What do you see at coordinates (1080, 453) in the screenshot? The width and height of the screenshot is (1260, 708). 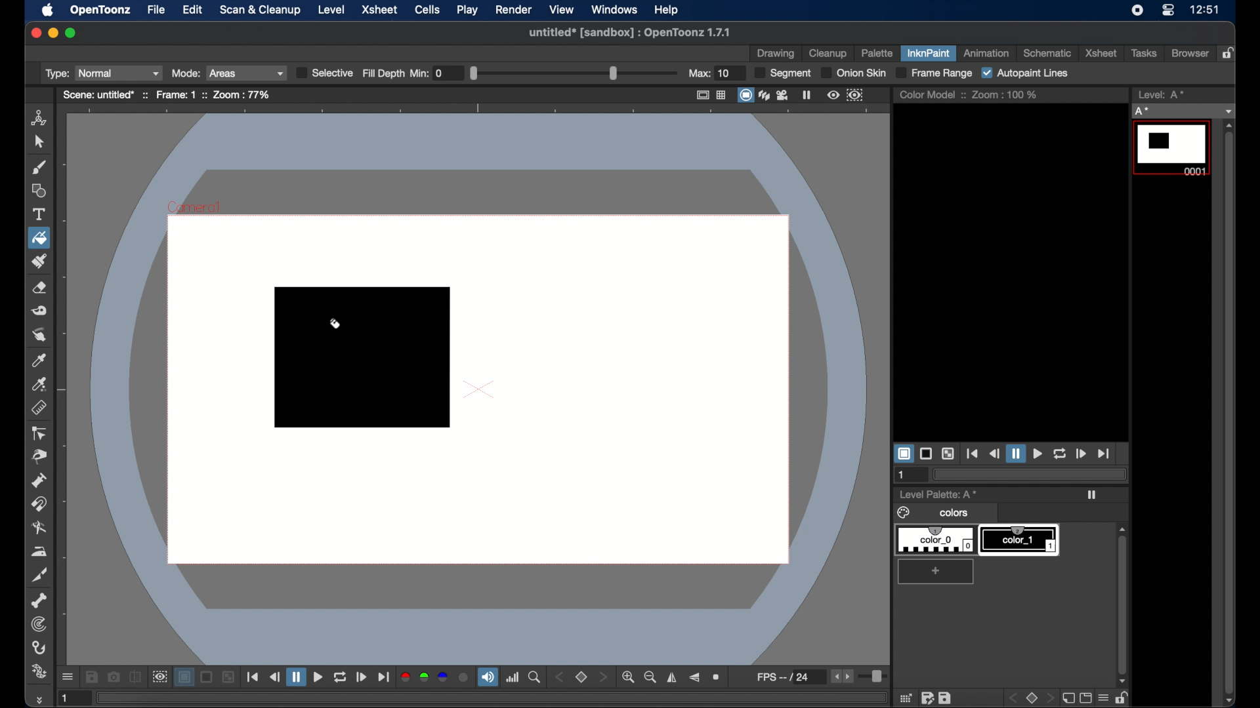 I see `forward` at bounding box center [1080, 453].